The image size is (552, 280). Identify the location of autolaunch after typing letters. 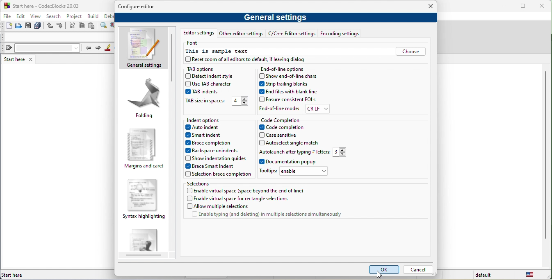
(303, 152).